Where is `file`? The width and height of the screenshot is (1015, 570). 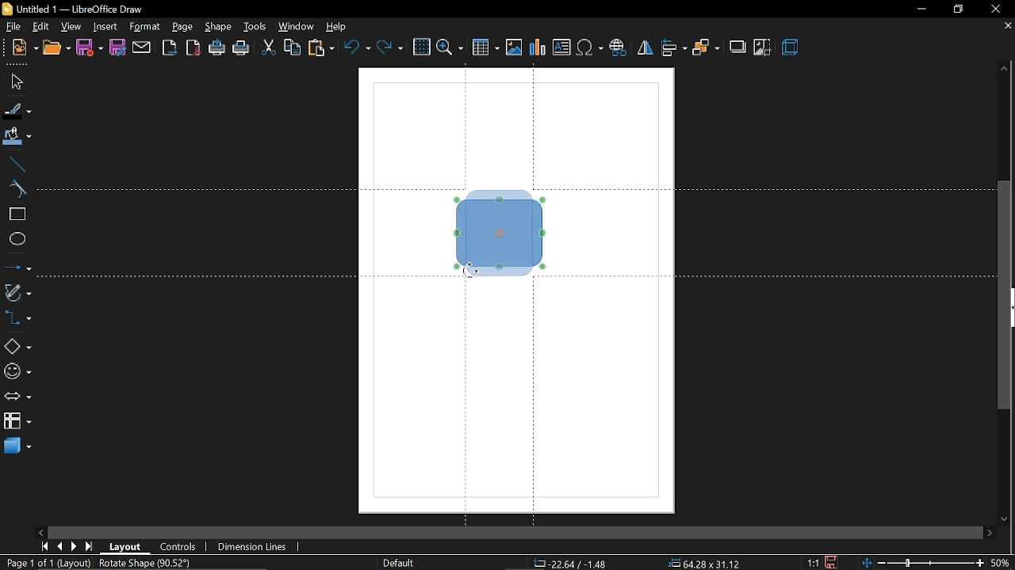 file is located at coordinates (15, 27).